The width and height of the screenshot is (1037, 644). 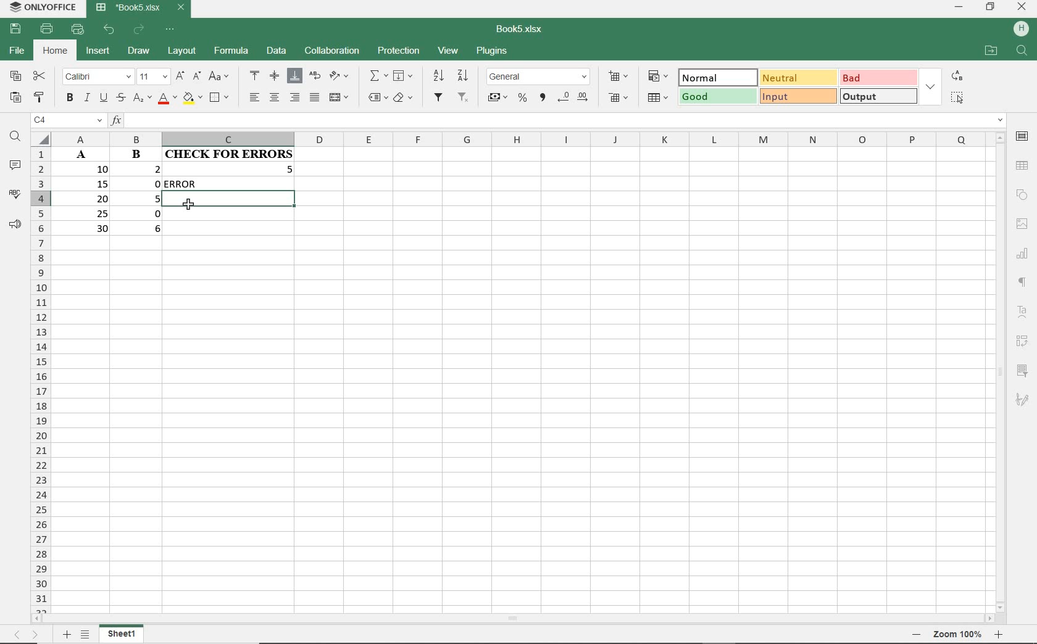 I want to click on , so click(x=67, y=634).